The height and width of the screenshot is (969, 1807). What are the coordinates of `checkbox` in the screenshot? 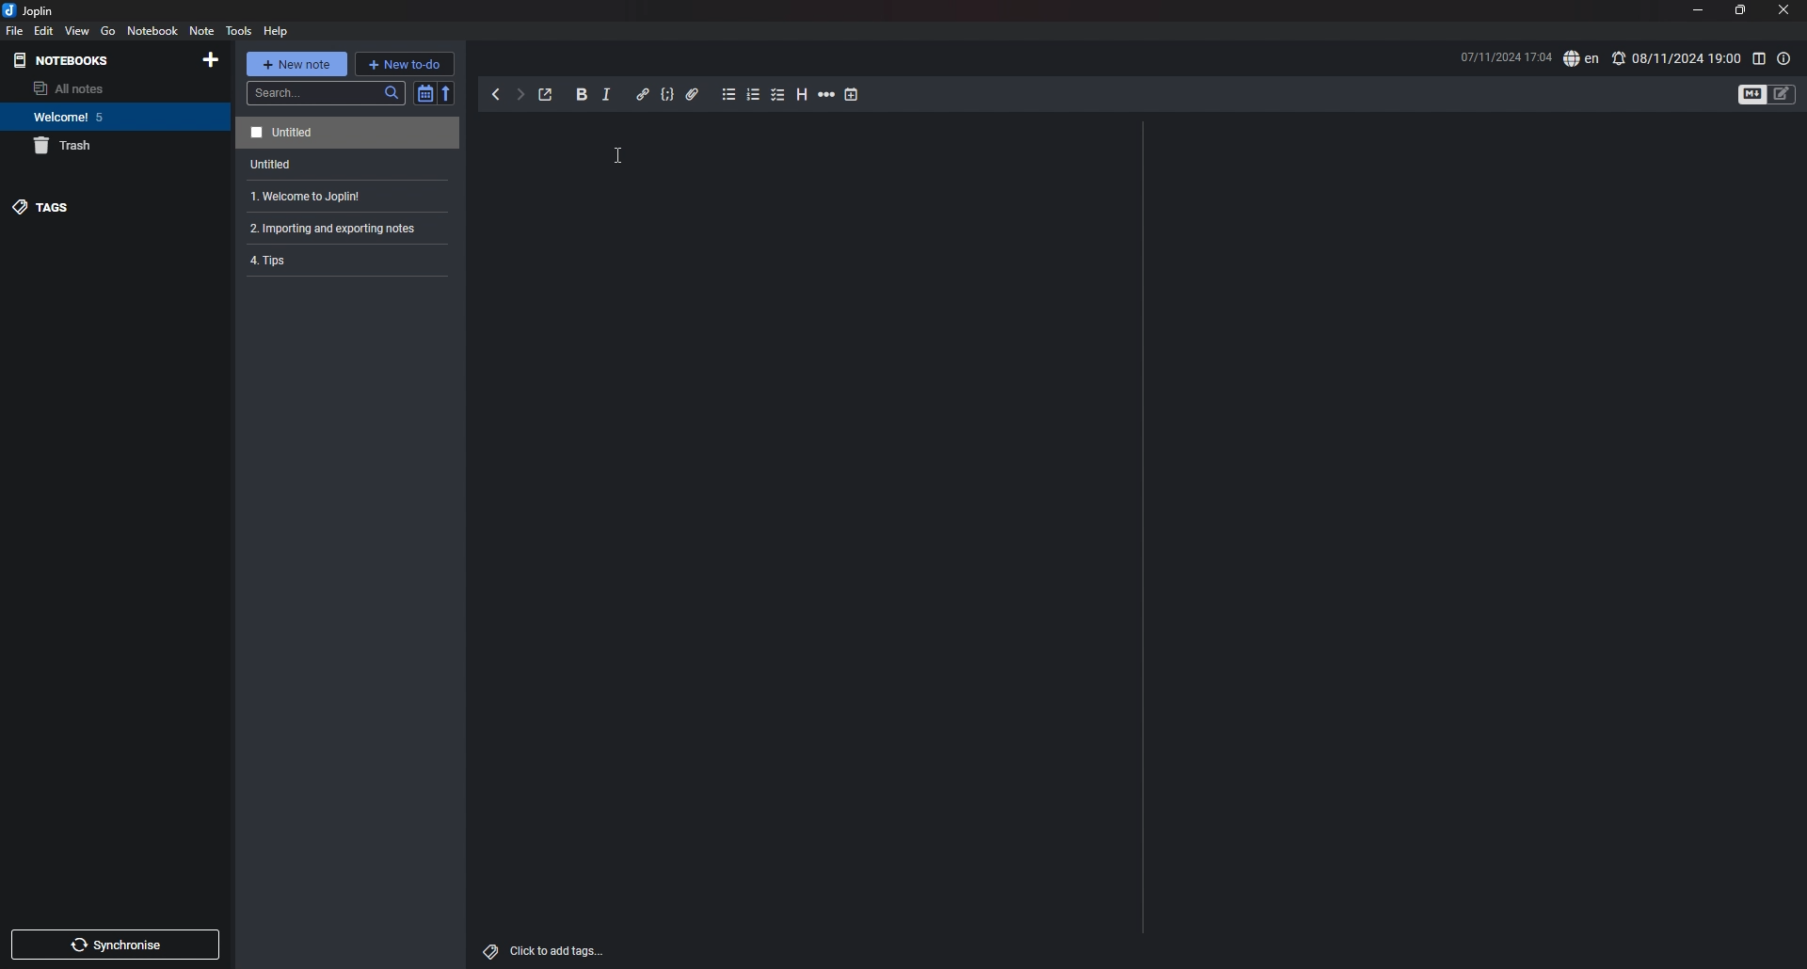 It's located at (779, 95).